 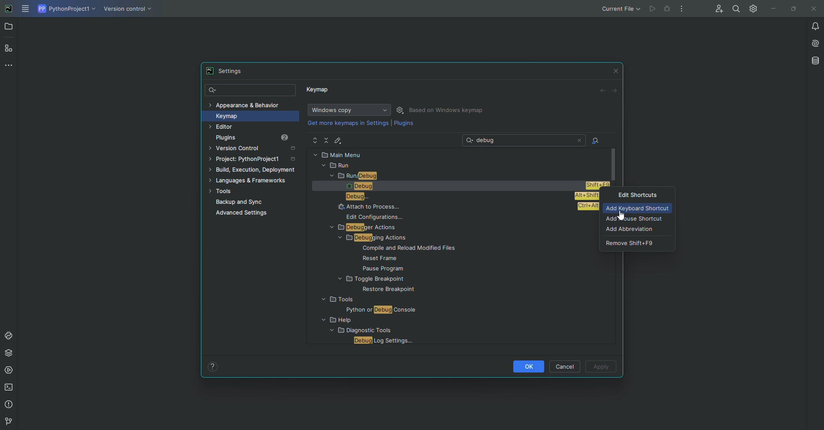 What do you see at coordinates (637, 194) in the screenshot?
I see `Edit Shortcuts` at bounding box center [637, 194].